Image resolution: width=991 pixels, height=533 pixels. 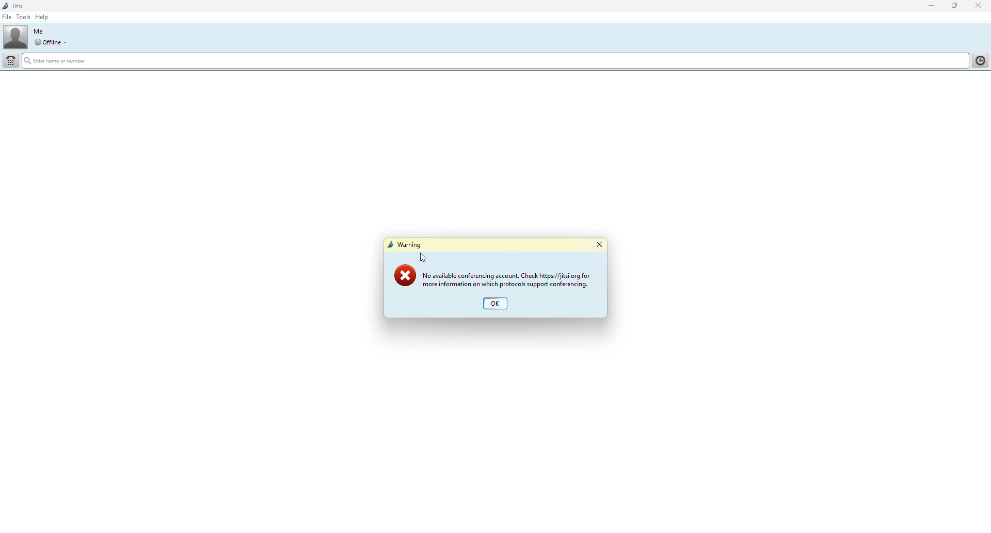 What do you see at coordinates (7, 17) in the screenshot?
I see `file` at bounding box center [7, 17].